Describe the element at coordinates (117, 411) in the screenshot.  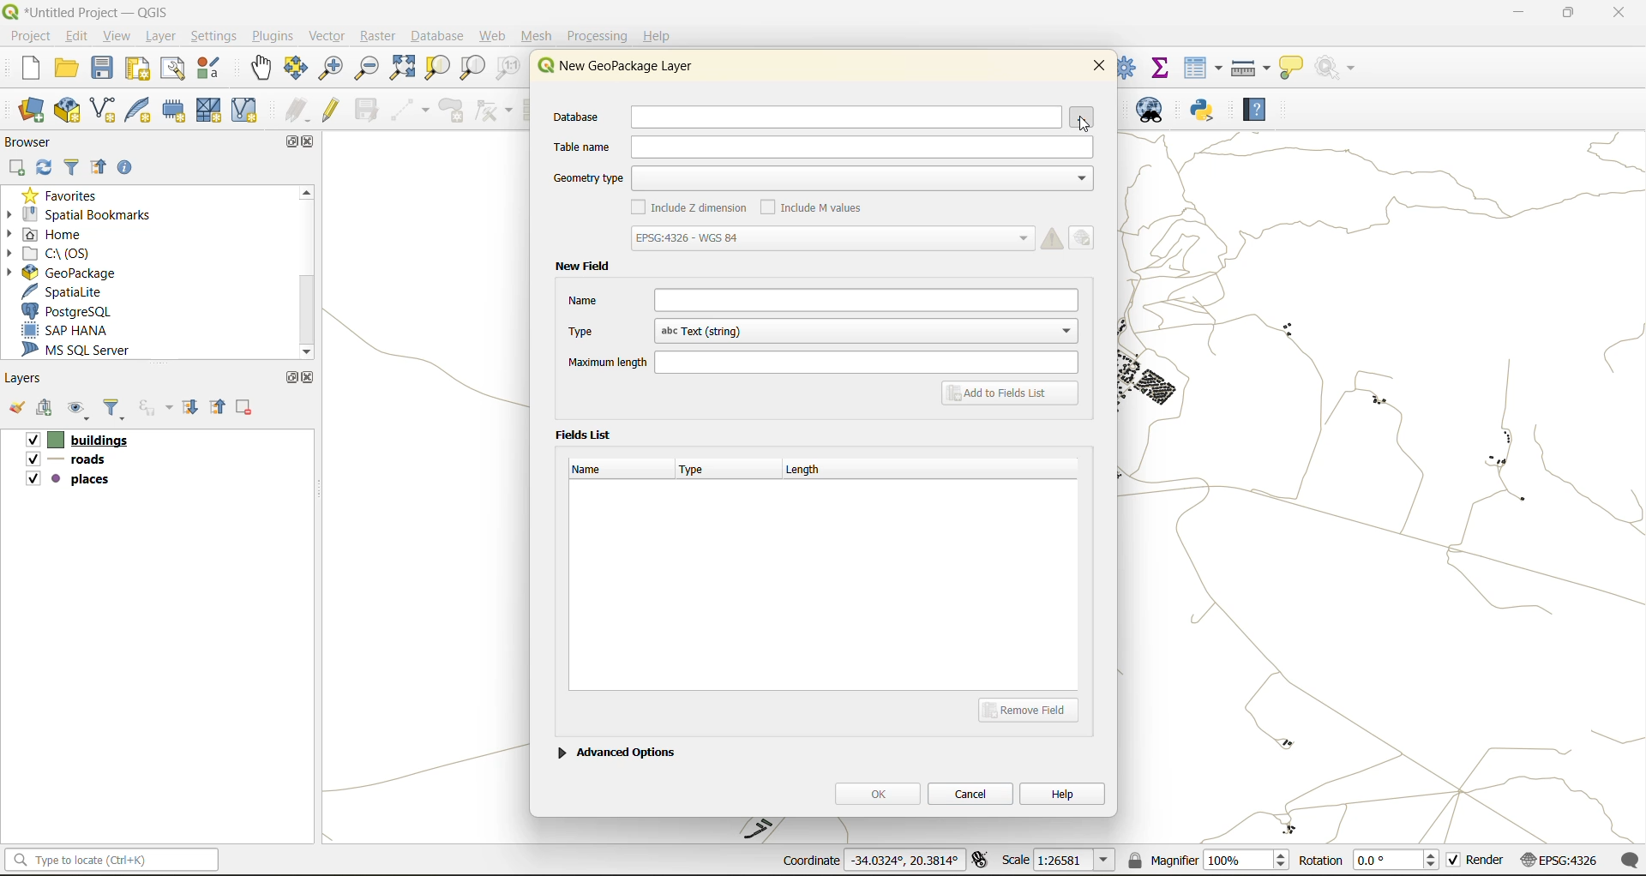
I see `filter` at that location.